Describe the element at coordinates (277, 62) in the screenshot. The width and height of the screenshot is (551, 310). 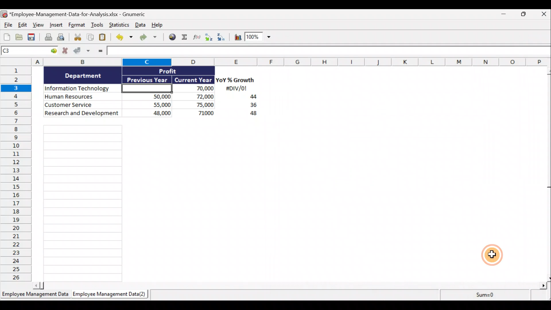
I see `Columns` at that location.